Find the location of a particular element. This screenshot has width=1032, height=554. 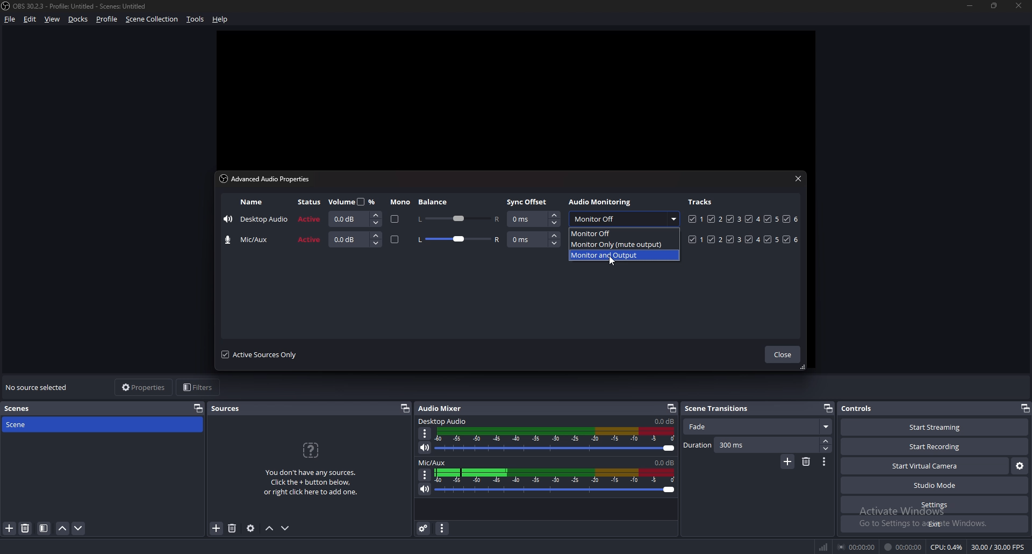

delete source is located at coordinates (233, 528).